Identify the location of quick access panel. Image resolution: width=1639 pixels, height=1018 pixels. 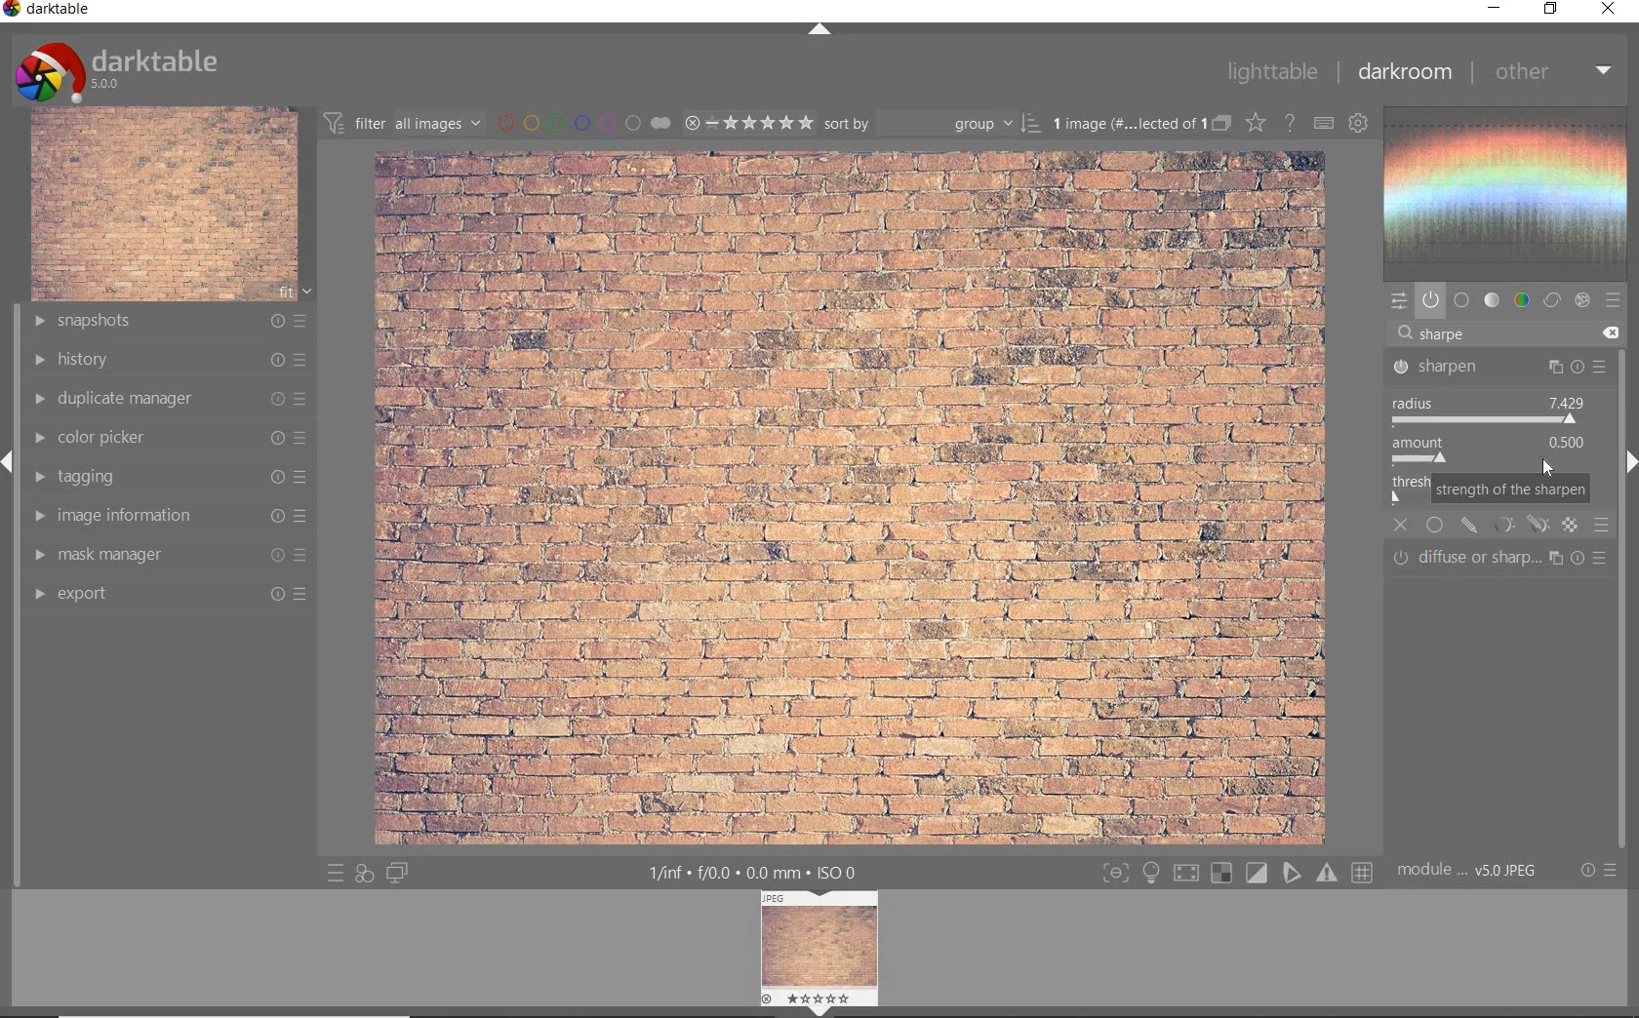
(1400, 302).